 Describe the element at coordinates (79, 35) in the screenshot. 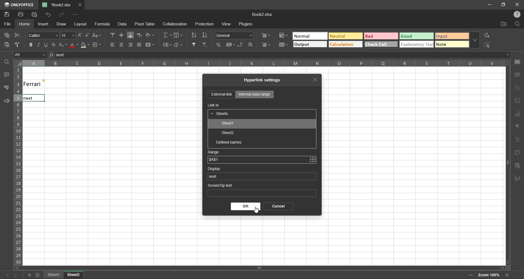

I see `increment size` at that location.